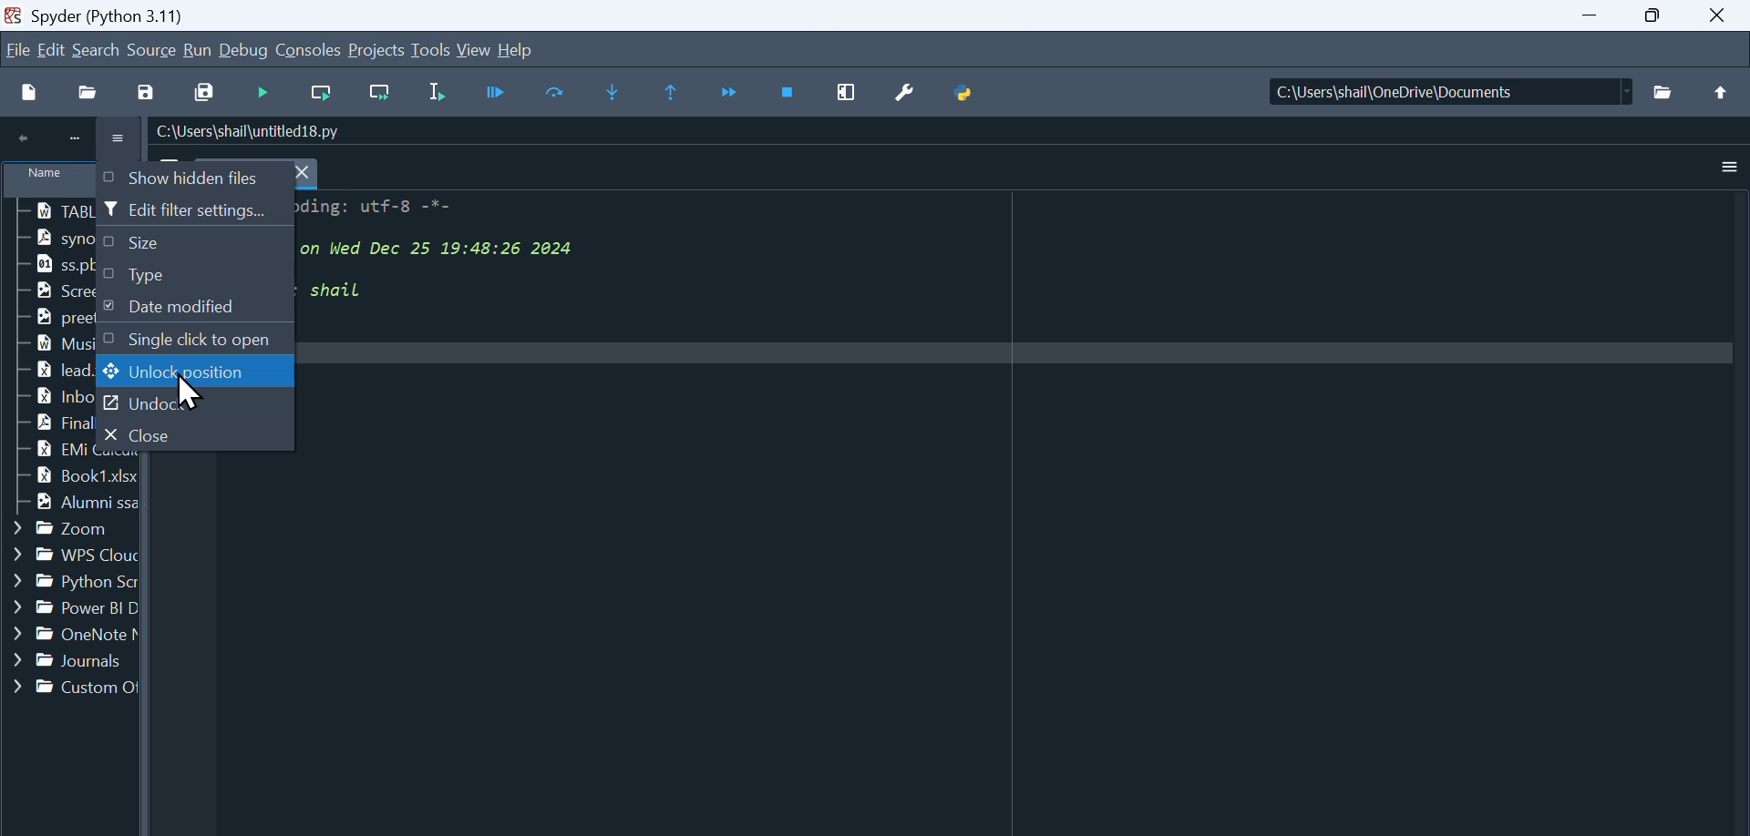 This screenshot has width=1750, height=836. What do you see at coordinates (966, 87) in the screenshot?
I see `Python path manager` at bounding box center [966, 87].